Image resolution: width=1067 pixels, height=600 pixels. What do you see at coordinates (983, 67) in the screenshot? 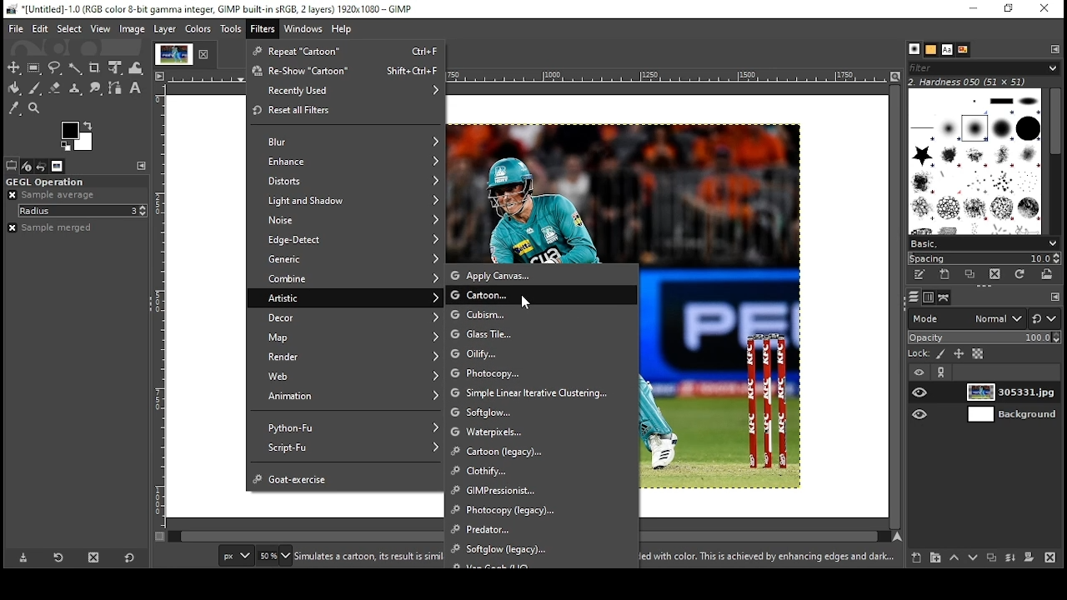
I see `brushes` at bounding box center [983, 67].